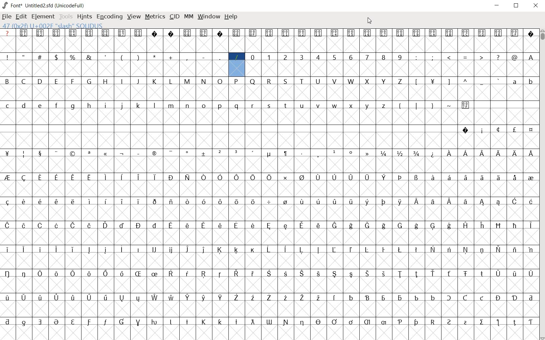 This screenshot has height=340, width=545. Describe the element at coordinates (139, 202) in the screenshot. I see `glyph` at that location.